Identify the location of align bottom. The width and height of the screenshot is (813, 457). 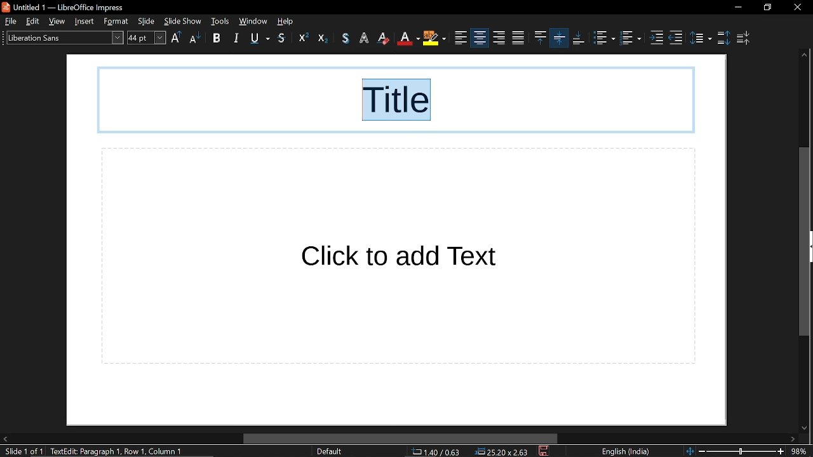
(579, 38).